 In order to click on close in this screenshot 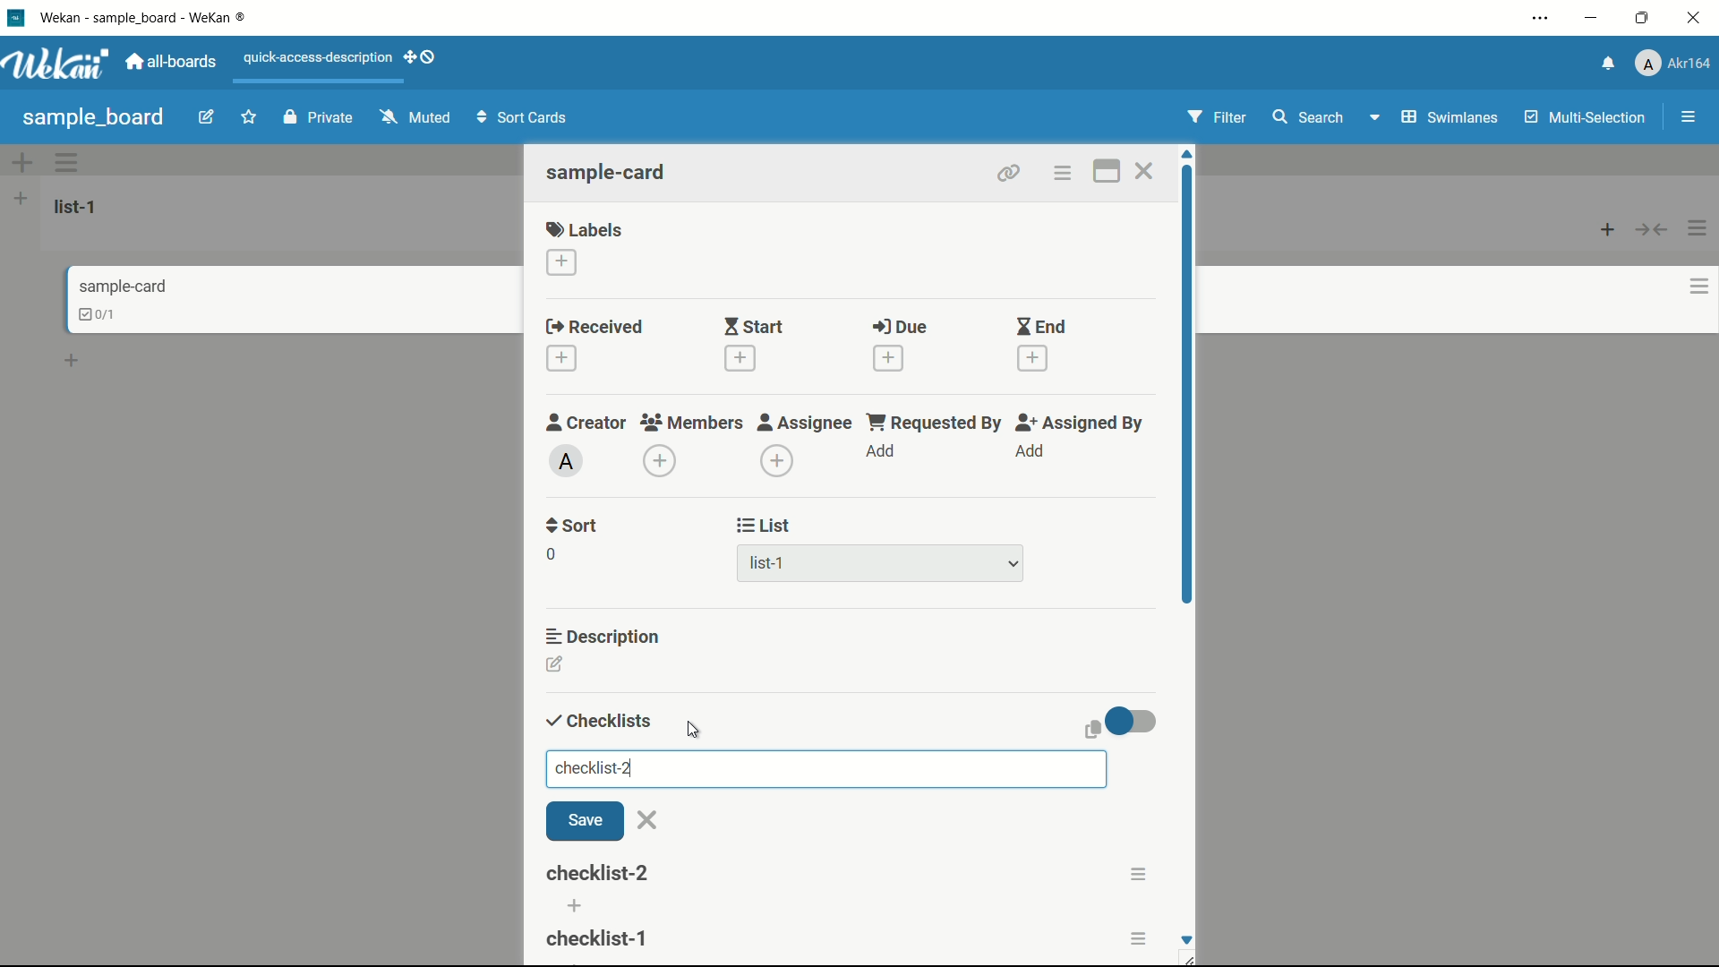, I will do `click(648, 820)`.